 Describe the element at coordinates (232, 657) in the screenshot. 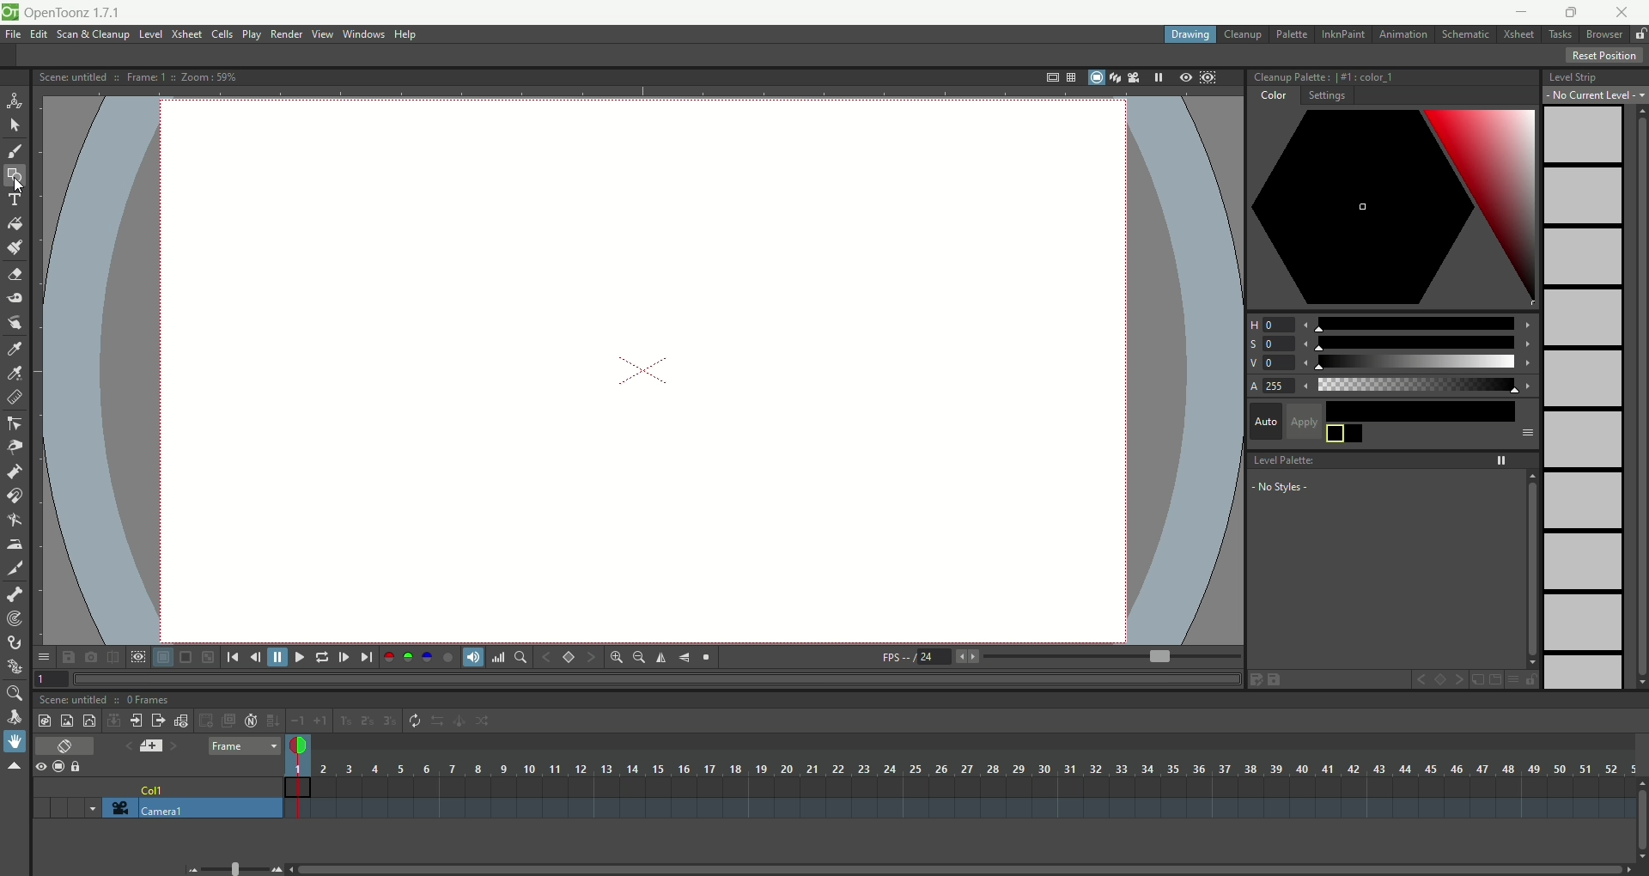

I see `first frame` at that location.